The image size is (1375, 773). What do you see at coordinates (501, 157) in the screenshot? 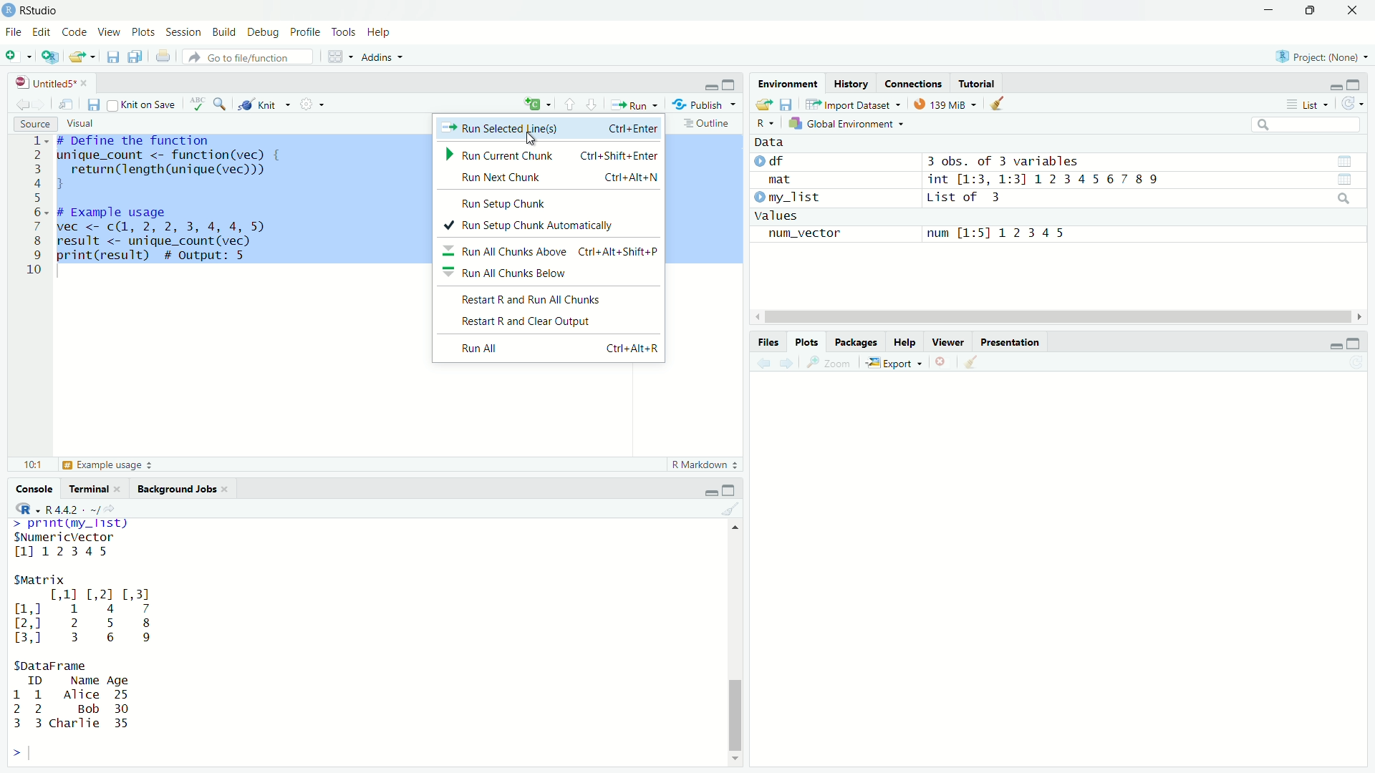
I see `Run Current Chunk` at bounding box center [501, 157].